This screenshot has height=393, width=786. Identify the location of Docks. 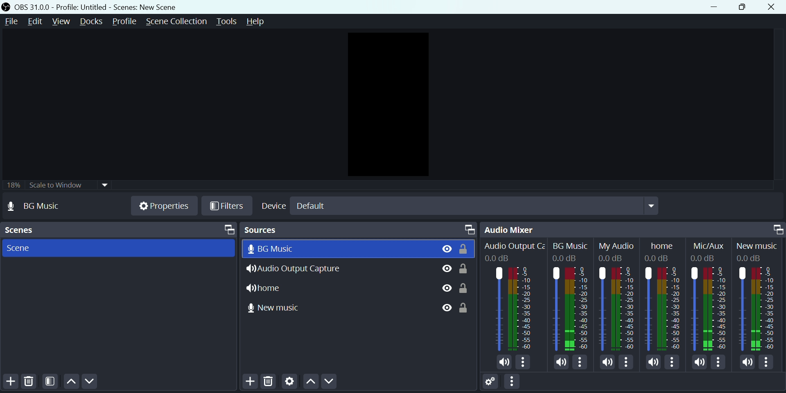
(90, 20).